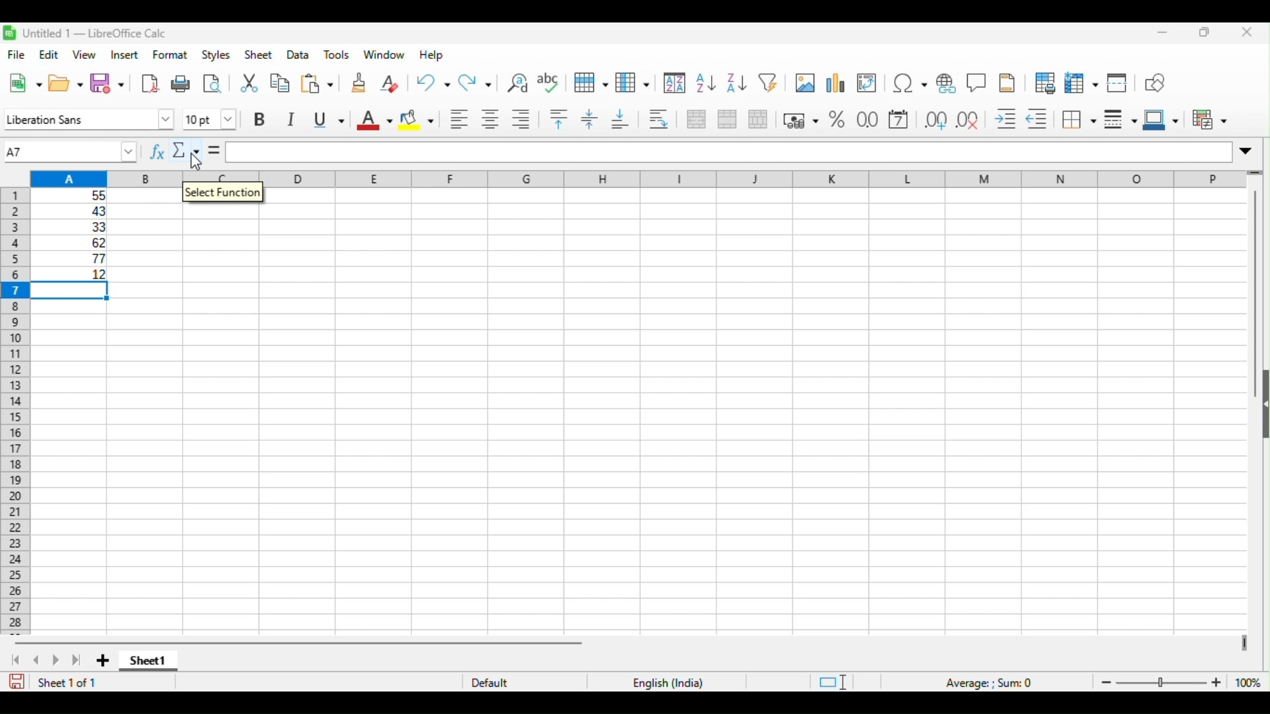 This screenshot has height=714, width=1270. What do you see at coordinates (103, 659) in the screenshot?
I see `add new sheet` at bounding box center [103, 659].